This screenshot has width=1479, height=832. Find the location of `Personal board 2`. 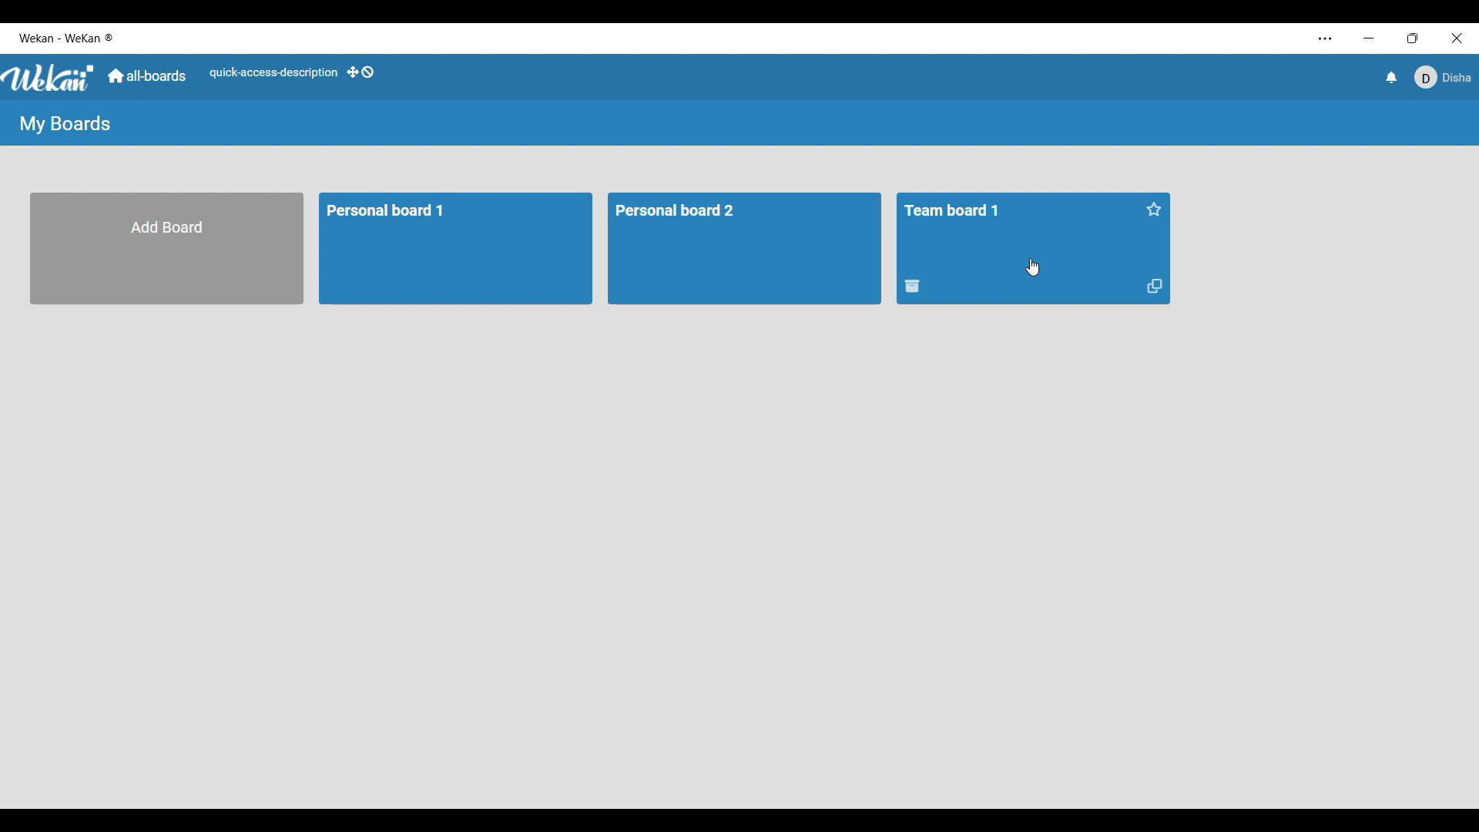

Personal board 2 is located at coordinates (696, 211).